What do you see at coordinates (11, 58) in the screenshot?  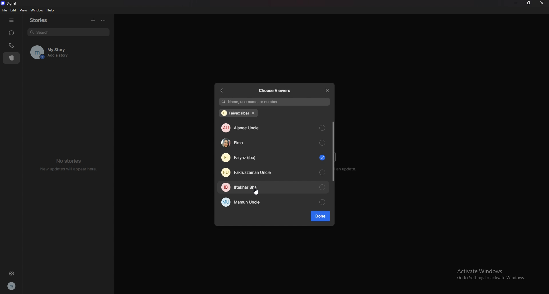 I see `stories` at bounding box center [11, 58].